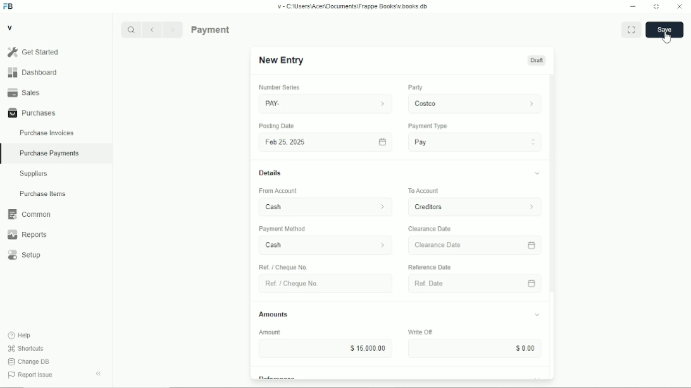 Image resolution: width=691 pixels, height=388 pixels. What do you see at coordinates (428, 126) in the screenshot?
I see `Payment Type` at bounding box center [428, 126].